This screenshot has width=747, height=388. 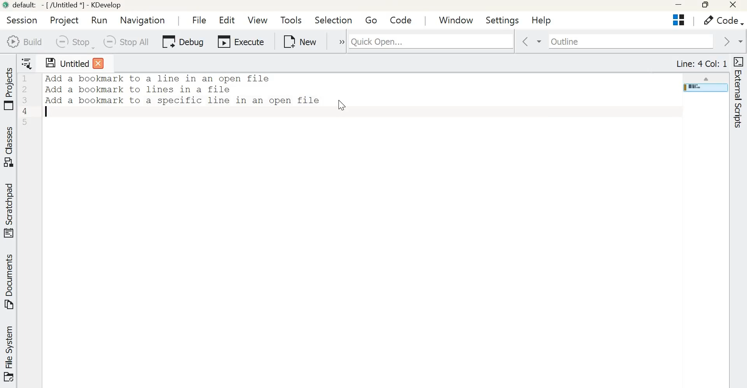 I want to click on File, so click(x=197, y=18).